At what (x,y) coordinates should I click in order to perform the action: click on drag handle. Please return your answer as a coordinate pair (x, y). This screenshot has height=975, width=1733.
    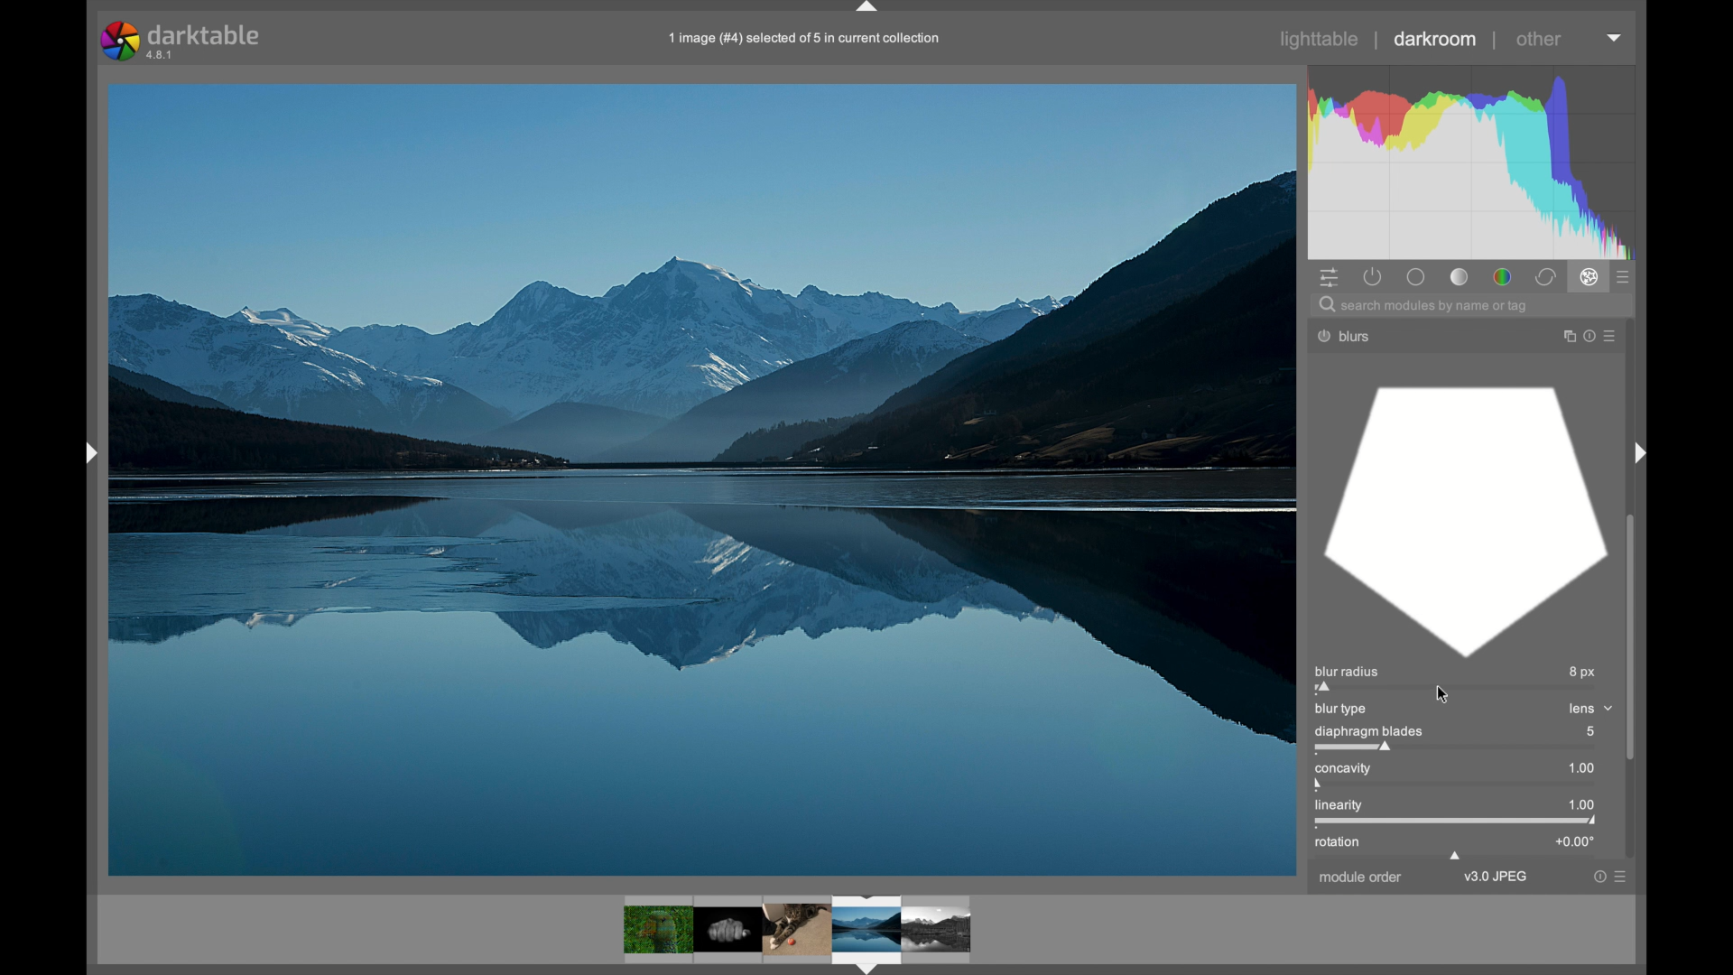
    Looking at the image, I should click on (868, 8).